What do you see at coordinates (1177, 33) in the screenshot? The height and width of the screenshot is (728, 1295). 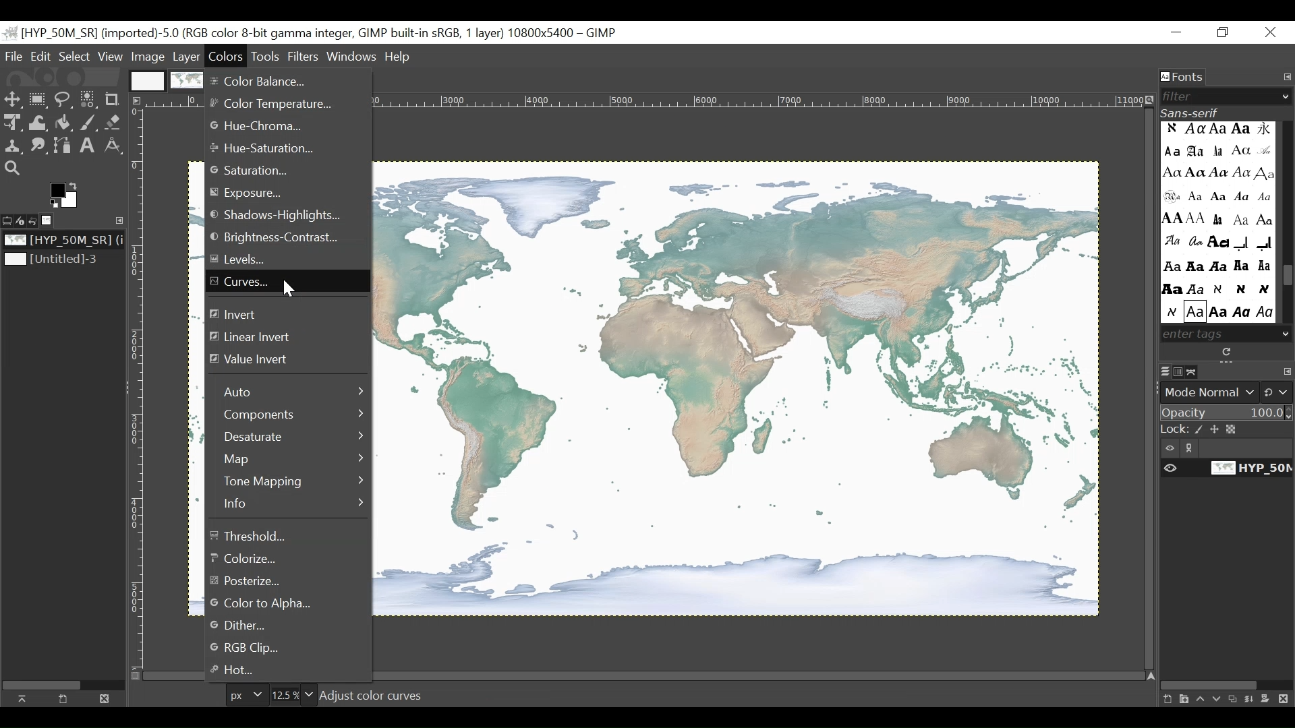 I see `Minimize` at bounding box center [1177, 33].